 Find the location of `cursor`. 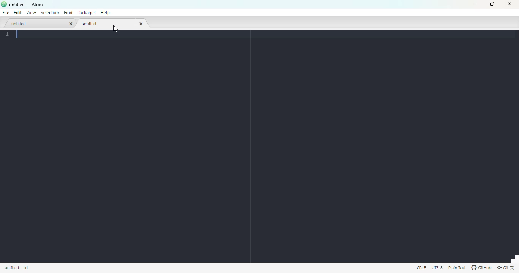

cursor is located at coordinates (116, 29).